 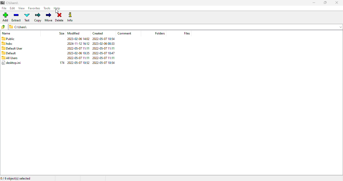 What do you see at coordinates (57, 12) in the screenshot?
I see `cursor` at bounding box center [57, 12].